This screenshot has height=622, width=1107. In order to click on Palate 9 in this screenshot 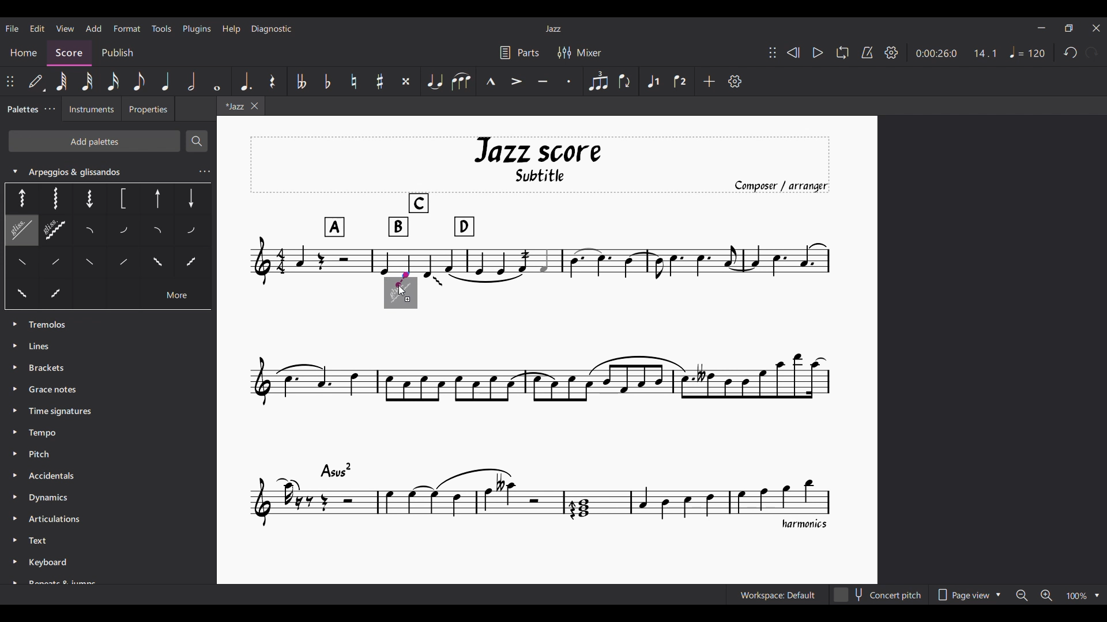, I will do `click(93, 232)`.